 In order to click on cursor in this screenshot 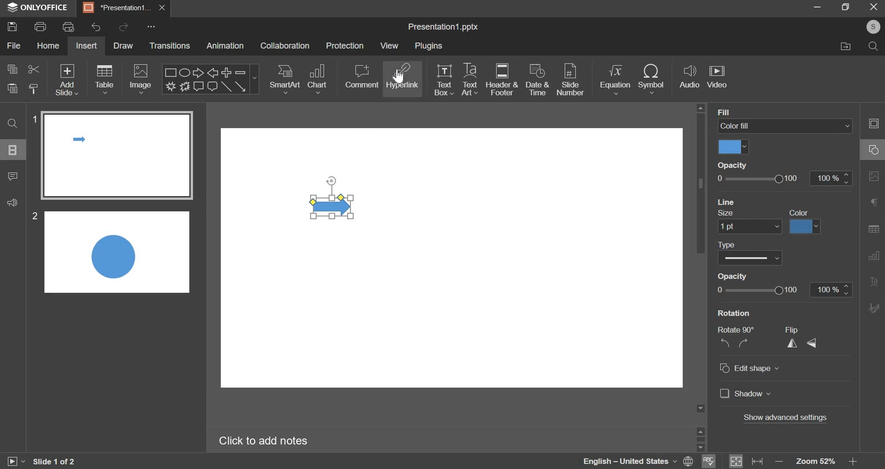, I will do `click(399, 77)`.